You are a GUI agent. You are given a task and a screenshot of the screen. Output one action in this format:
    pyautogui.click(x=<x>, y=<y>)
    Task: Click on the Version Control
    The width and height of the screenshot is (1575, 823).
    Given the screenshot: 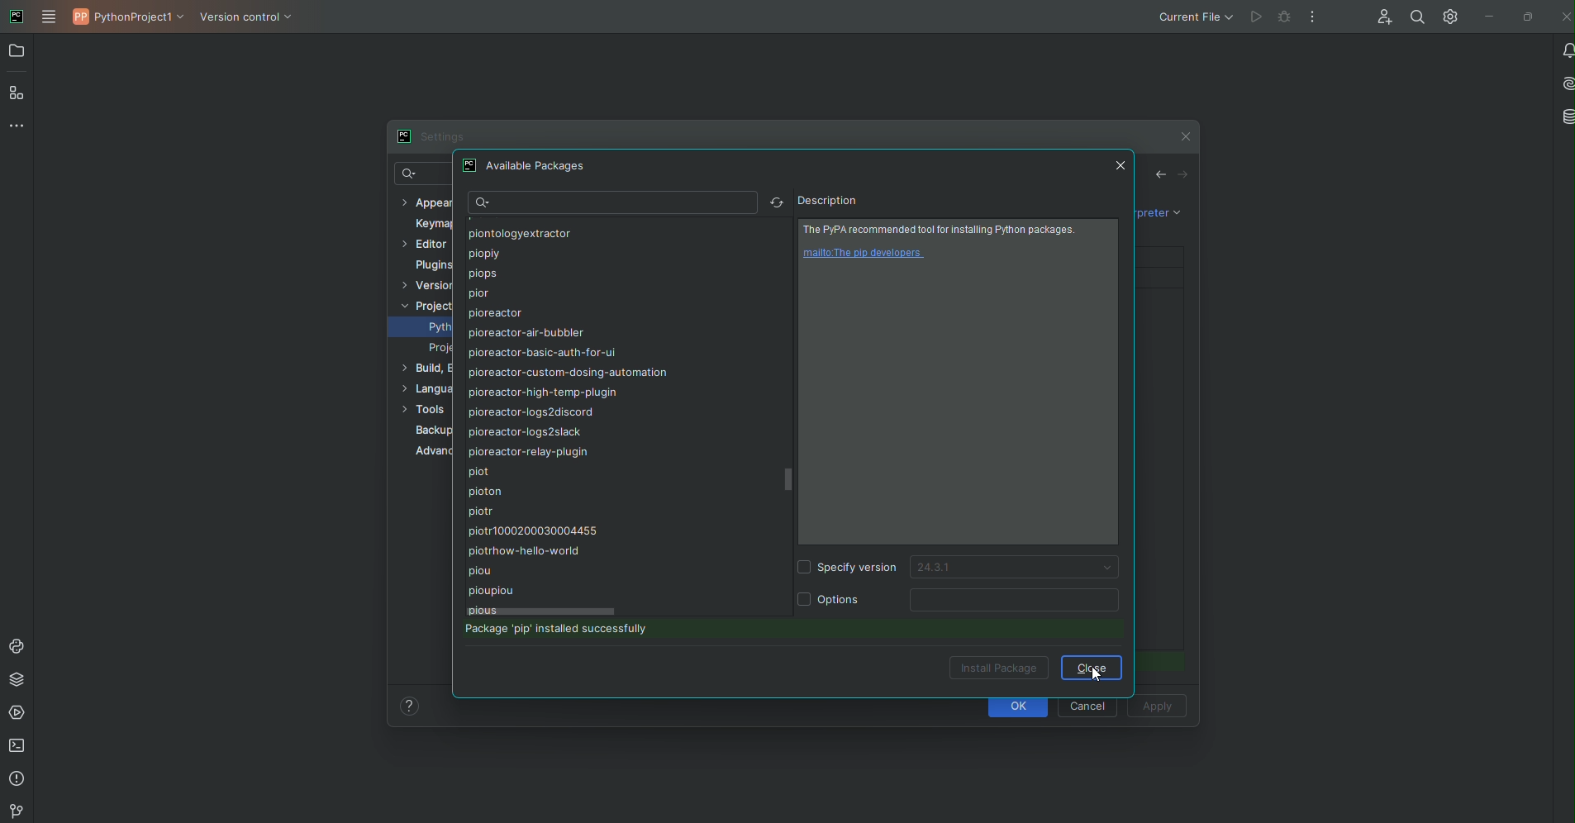 What is the action you would take?
    pyautogui.click(x=426, y=283)
    